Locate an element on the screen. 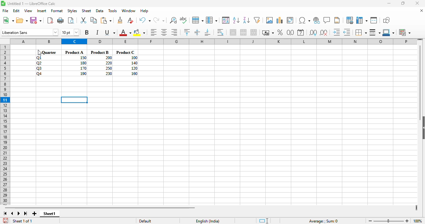 This screenshot has height=224, width=425. 230 is located at coordinates (109, 74).